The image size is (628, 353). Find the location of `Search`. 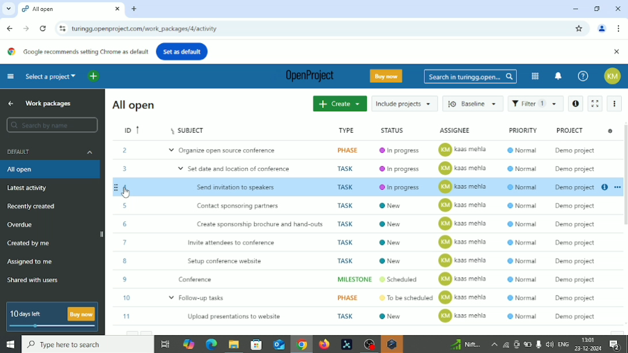

Search is located at coordinates (87, 344).